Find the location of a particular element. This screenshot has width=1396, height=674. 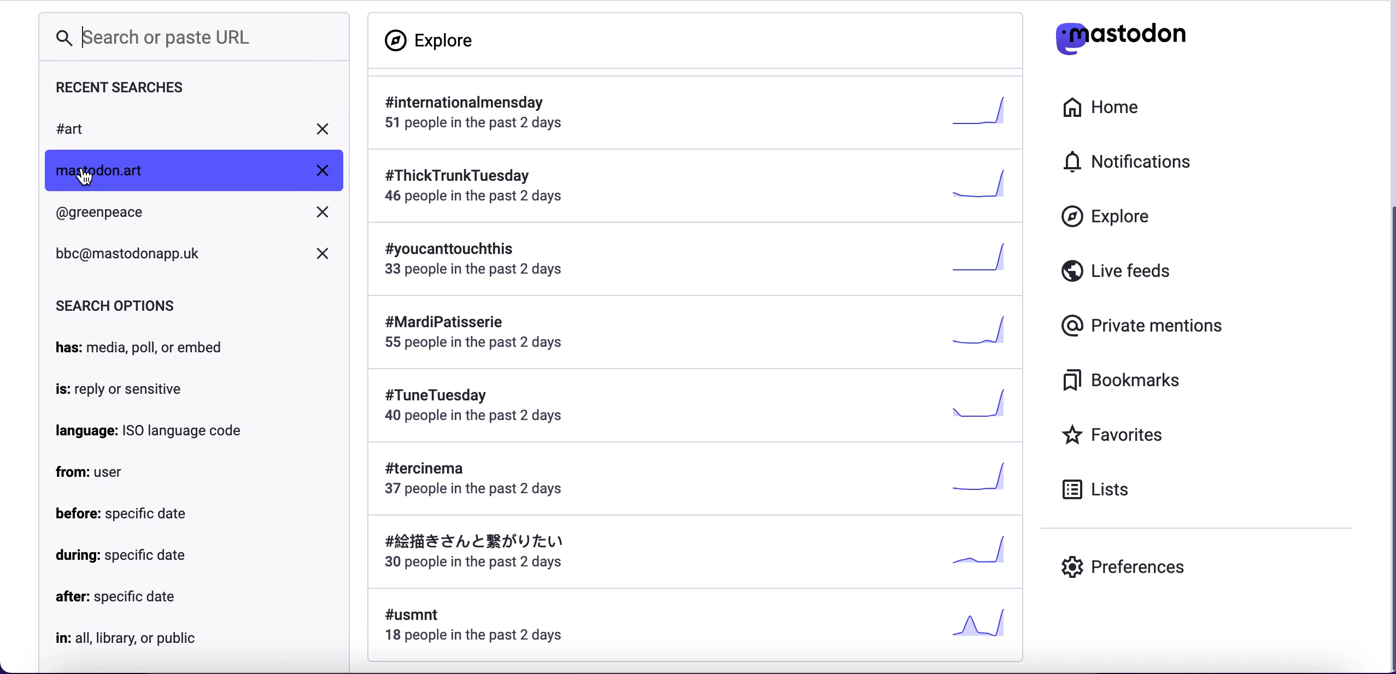

search or paste URL is located at coordinates (155, 38).